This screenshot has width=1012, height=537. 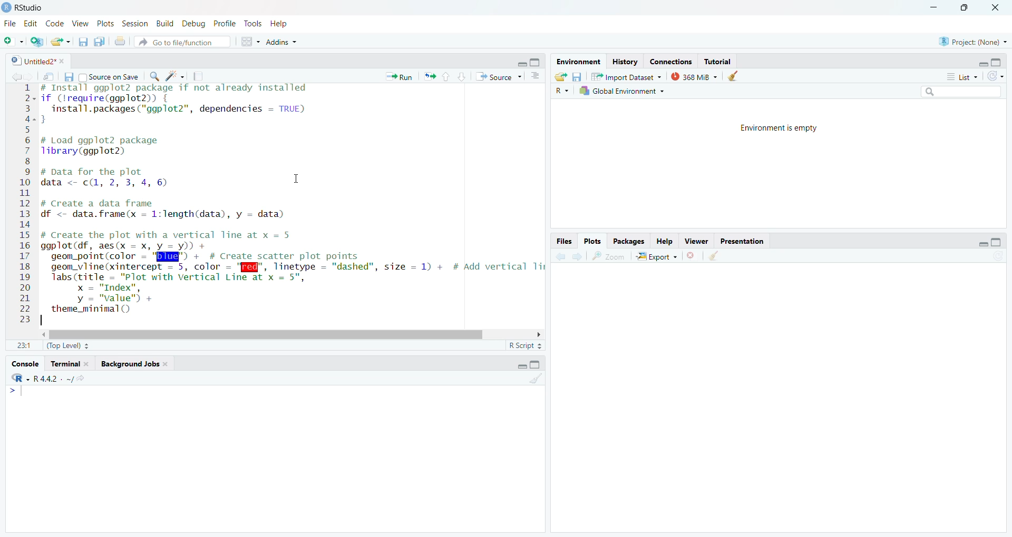 I want to click on Help, so click(x=667, y=241).